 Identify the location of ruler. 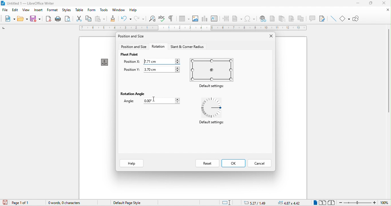
(193, 28).